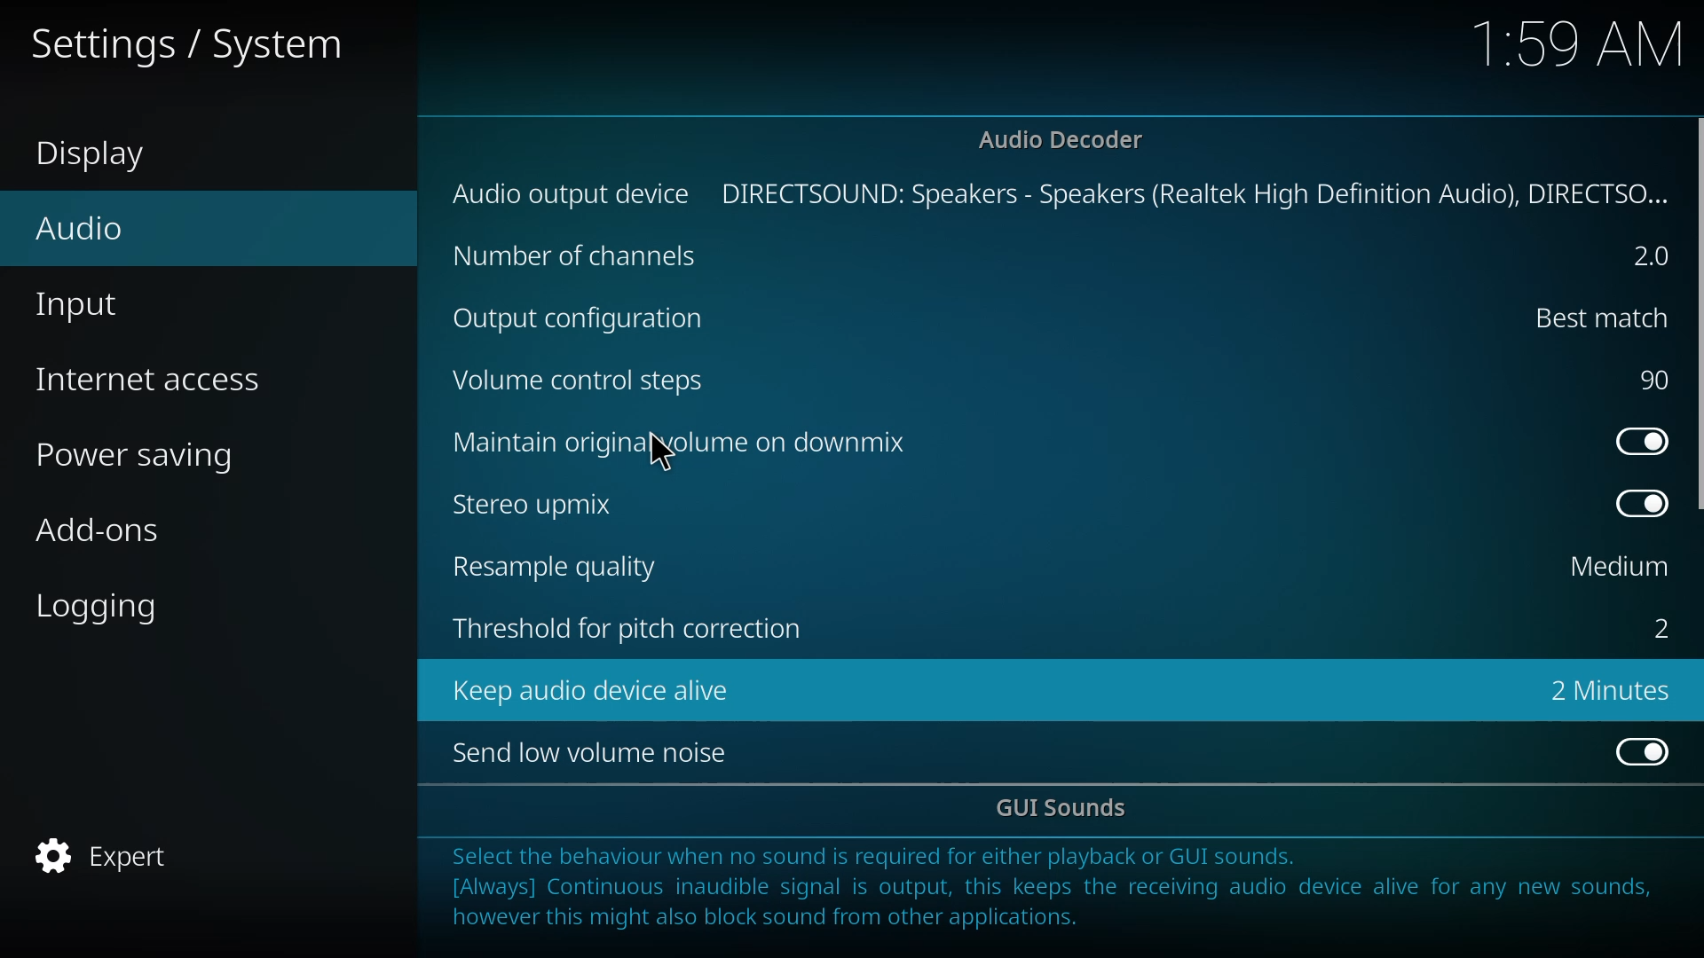  What do you see at coordinates (1195, 192) in the screenshot?
I see `directsound` at bounding box center [1195, 192].